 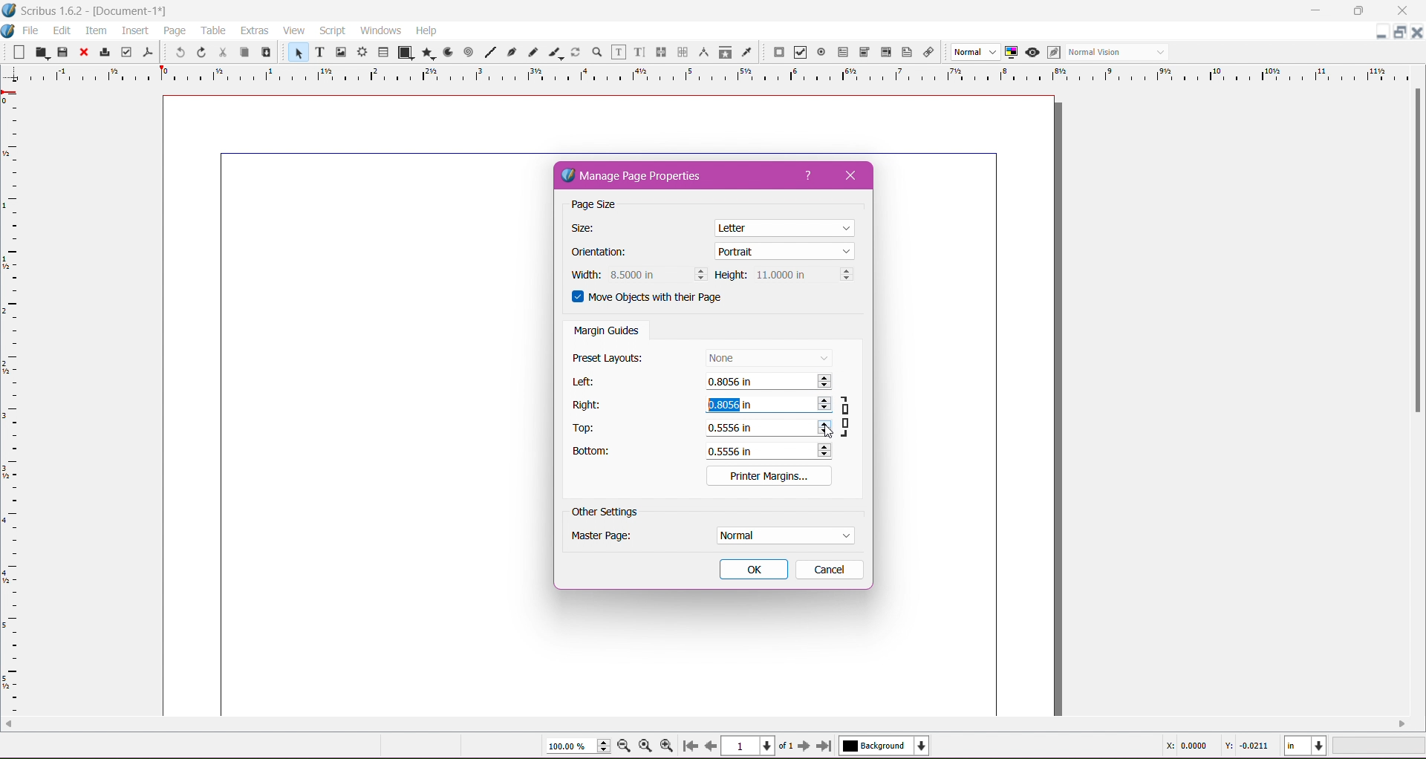 What do you see at coordinates (746, 52) in the screenshot?
I see `Eye Dropper` at bounding box center [746, 52].